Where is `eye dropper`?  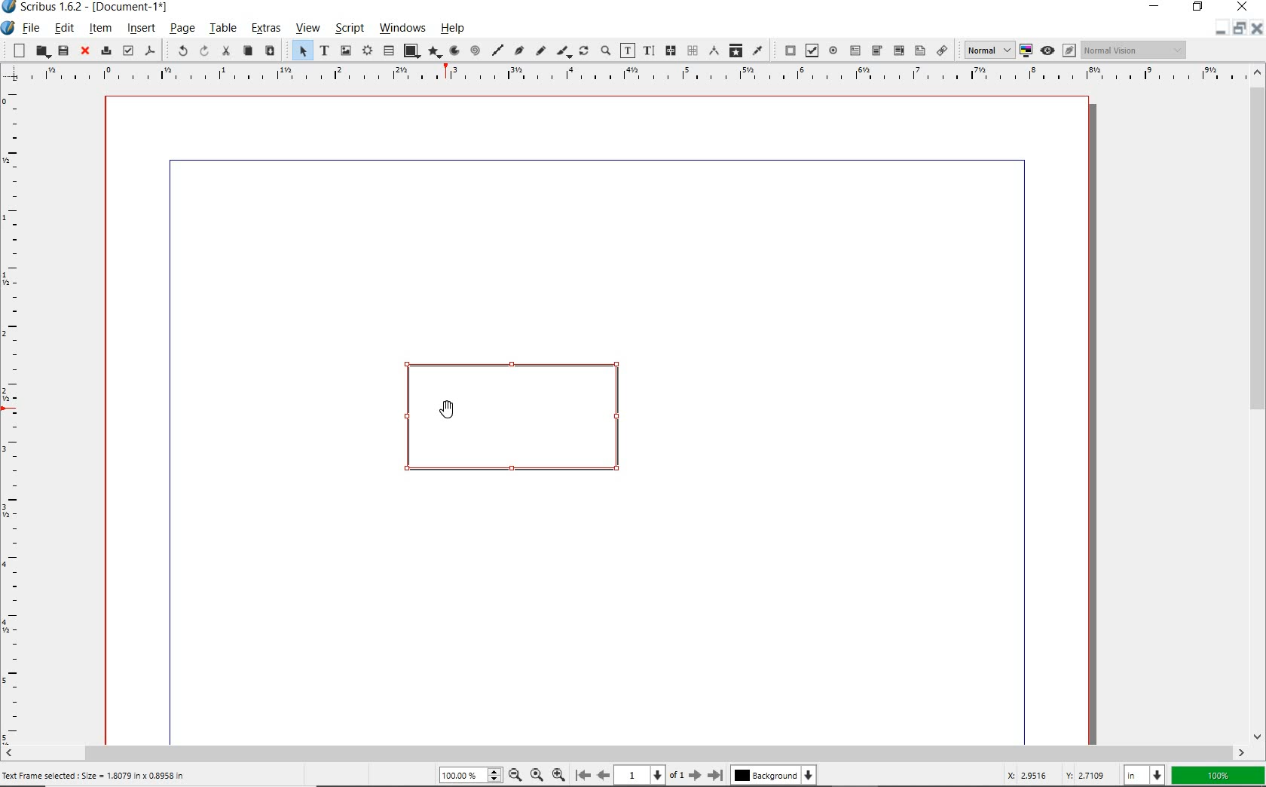 eye dropper is located at coordinates (757, 50).